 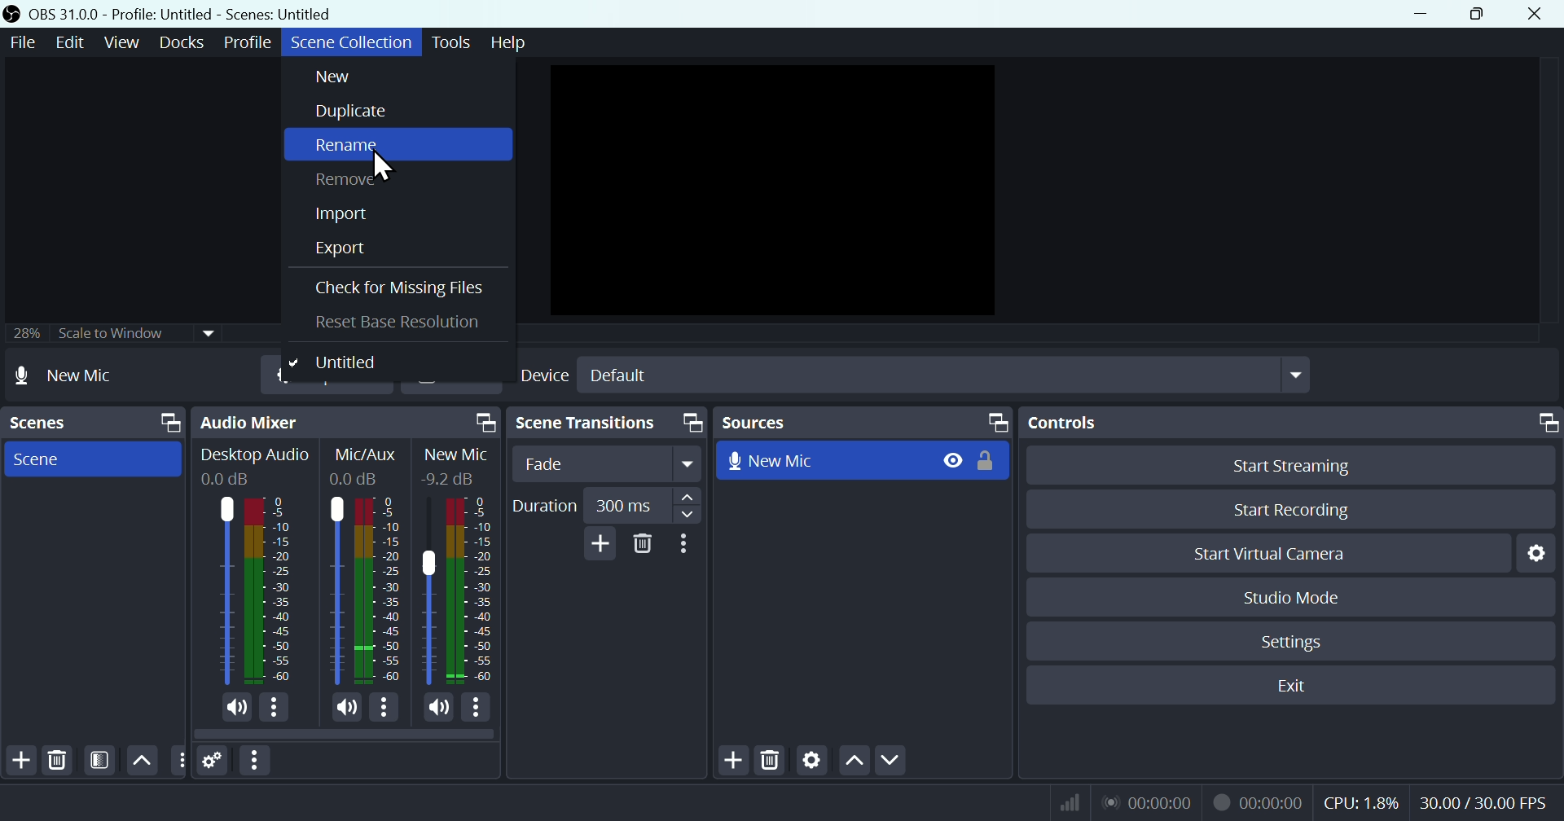 I want to click on New Mic, so click(x=430, y=593).